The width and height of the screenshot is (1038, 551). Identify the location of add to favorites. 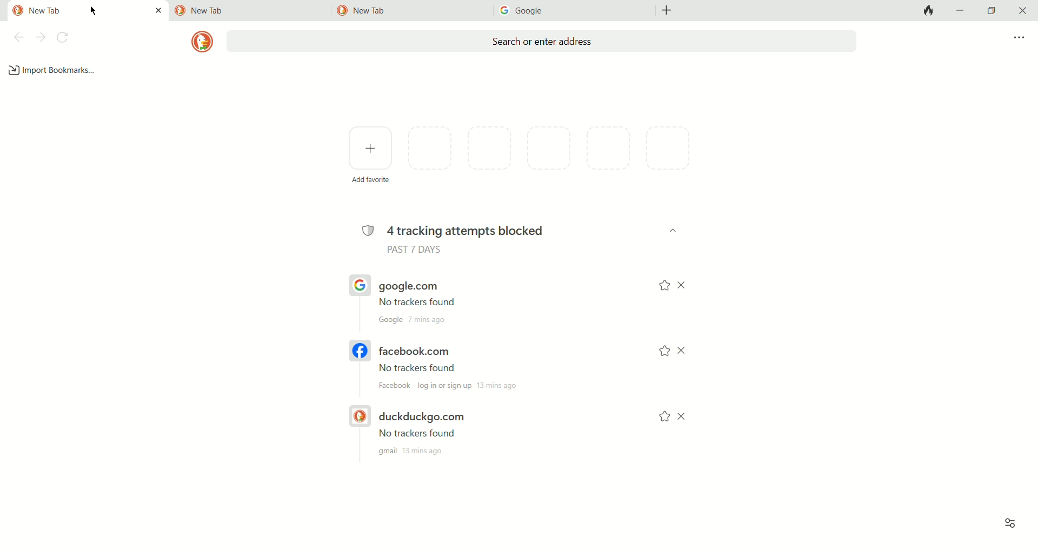
(664, 415).